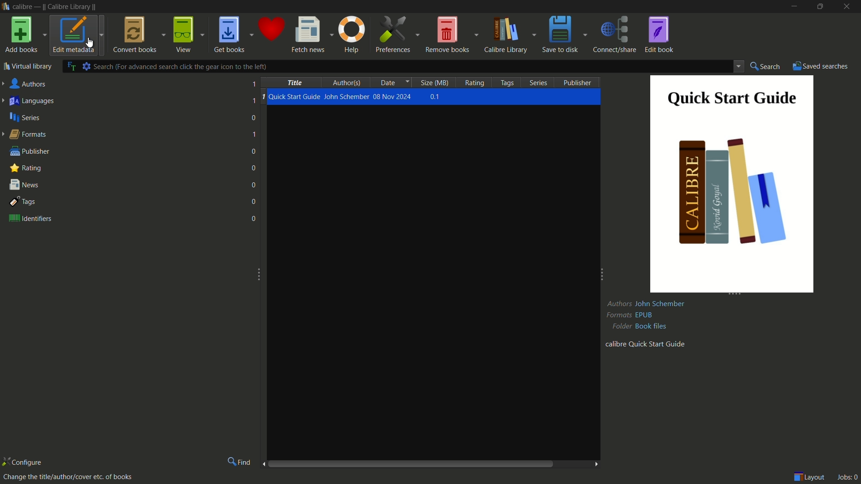 This screenshot has height=484, width=861. Describe the element at coordinates (346, 82) in the screenshot. I see `authors` at that location.